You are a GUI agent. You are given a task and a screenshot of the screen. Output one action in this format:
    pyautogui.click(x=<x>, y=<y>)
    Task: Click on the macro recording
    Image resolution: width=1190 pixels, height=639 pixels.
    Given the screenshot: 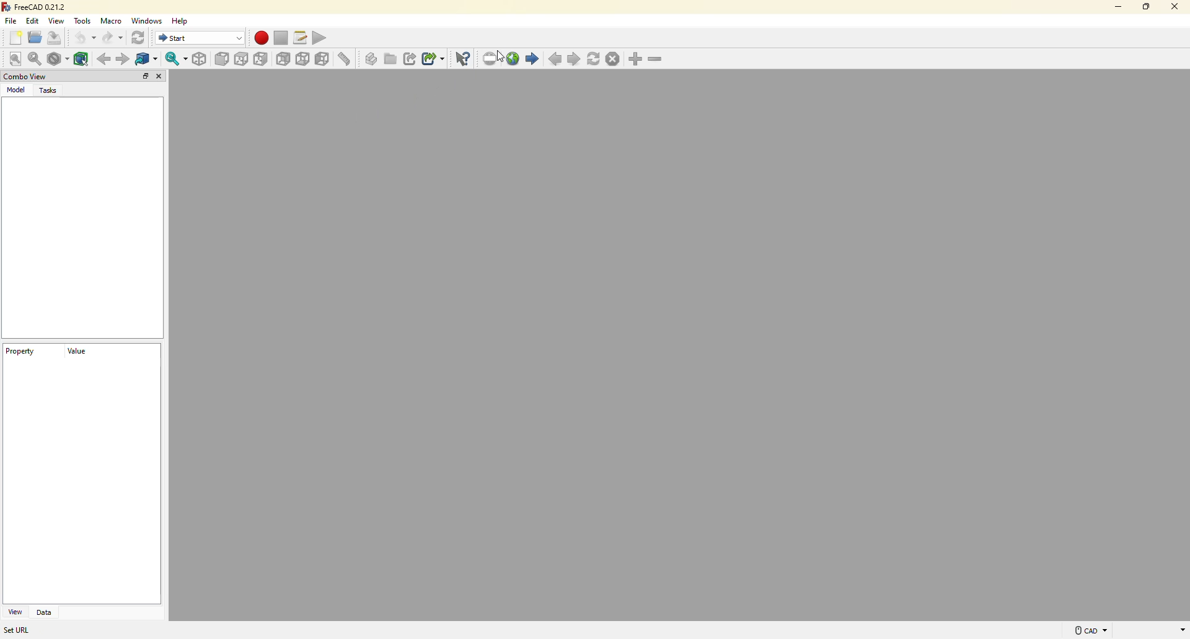 What is the action you would take?
    pyautogui.click(x=261, y=38)
    